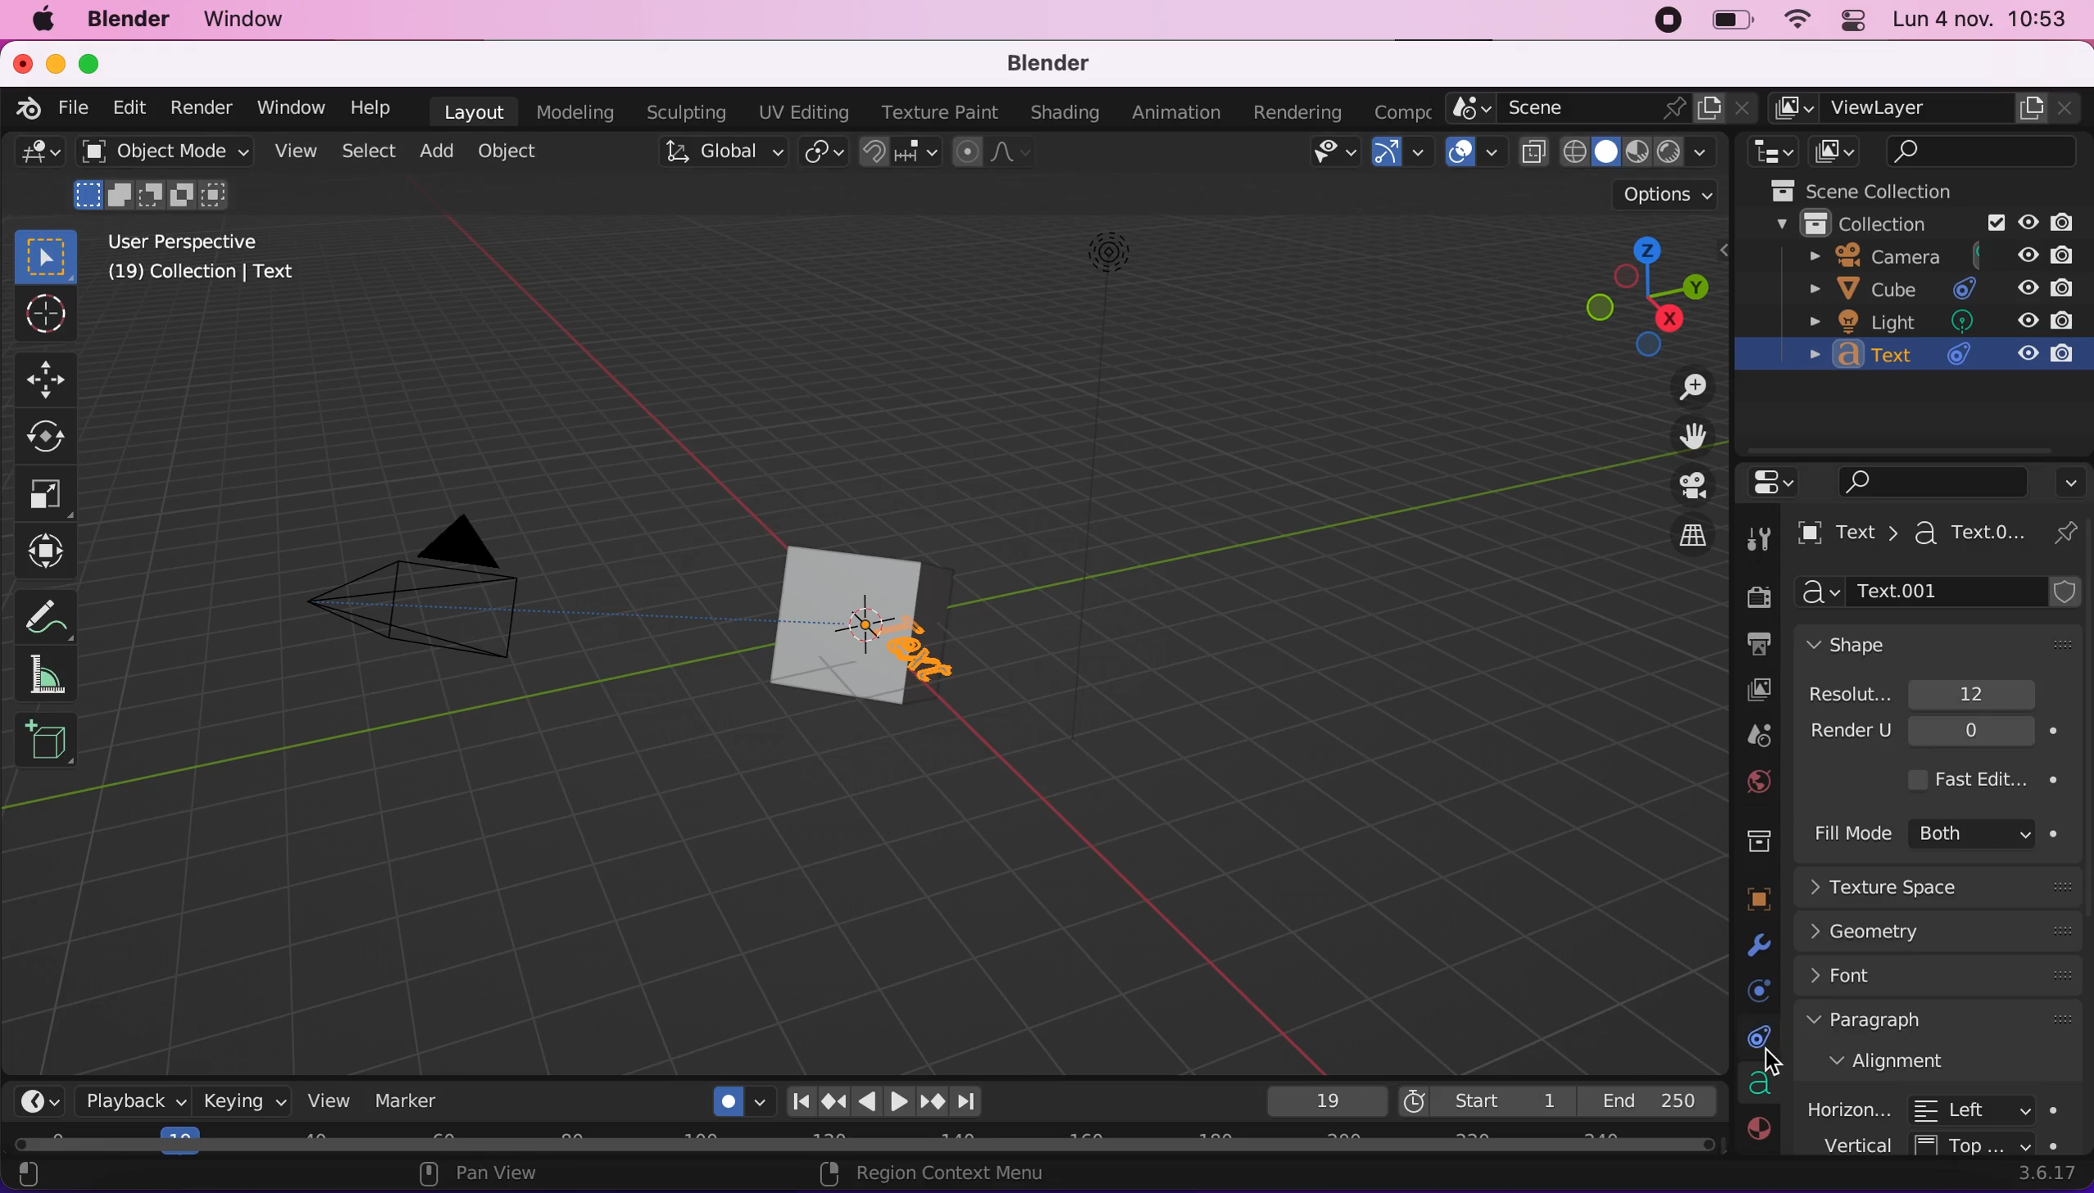 Image resolution: width=2094 pixels, height=1193 pixels. I want to click on overlays, so click(1475, 152).